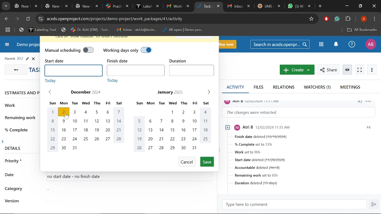  Describe the element at coordinates (20, 59) in the screenshot. I see `Parent task` at that location.